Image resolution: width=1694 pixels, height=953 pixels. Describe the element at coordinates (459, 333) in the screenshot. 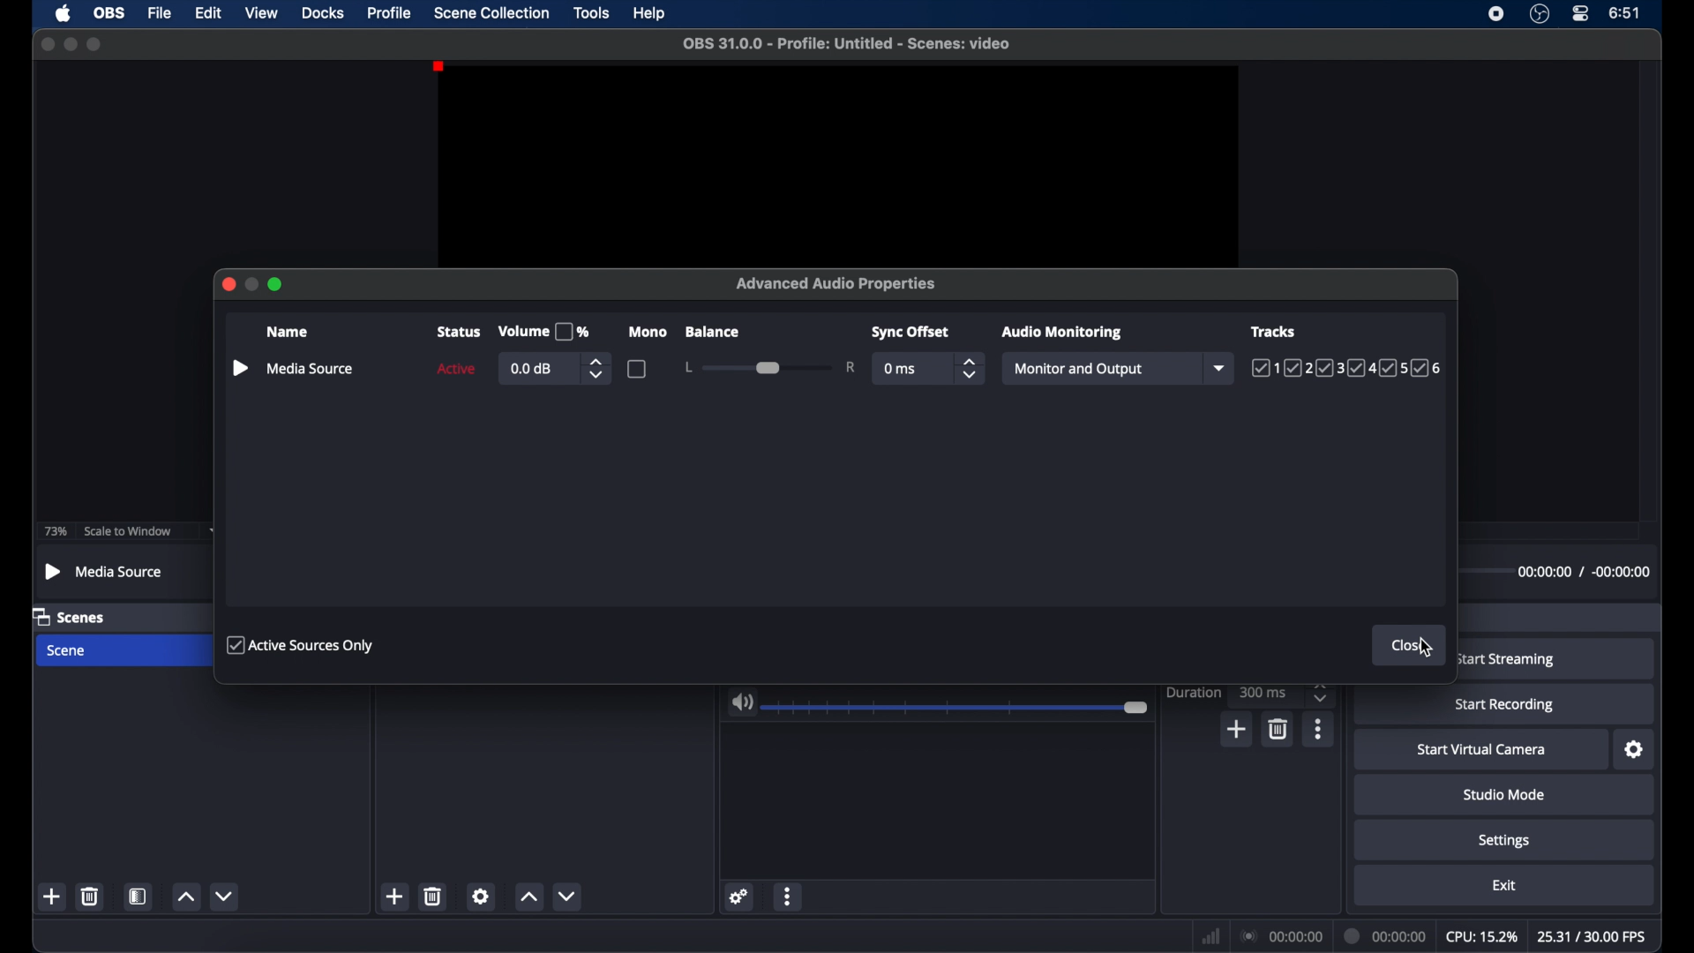

I see `status` at that location.